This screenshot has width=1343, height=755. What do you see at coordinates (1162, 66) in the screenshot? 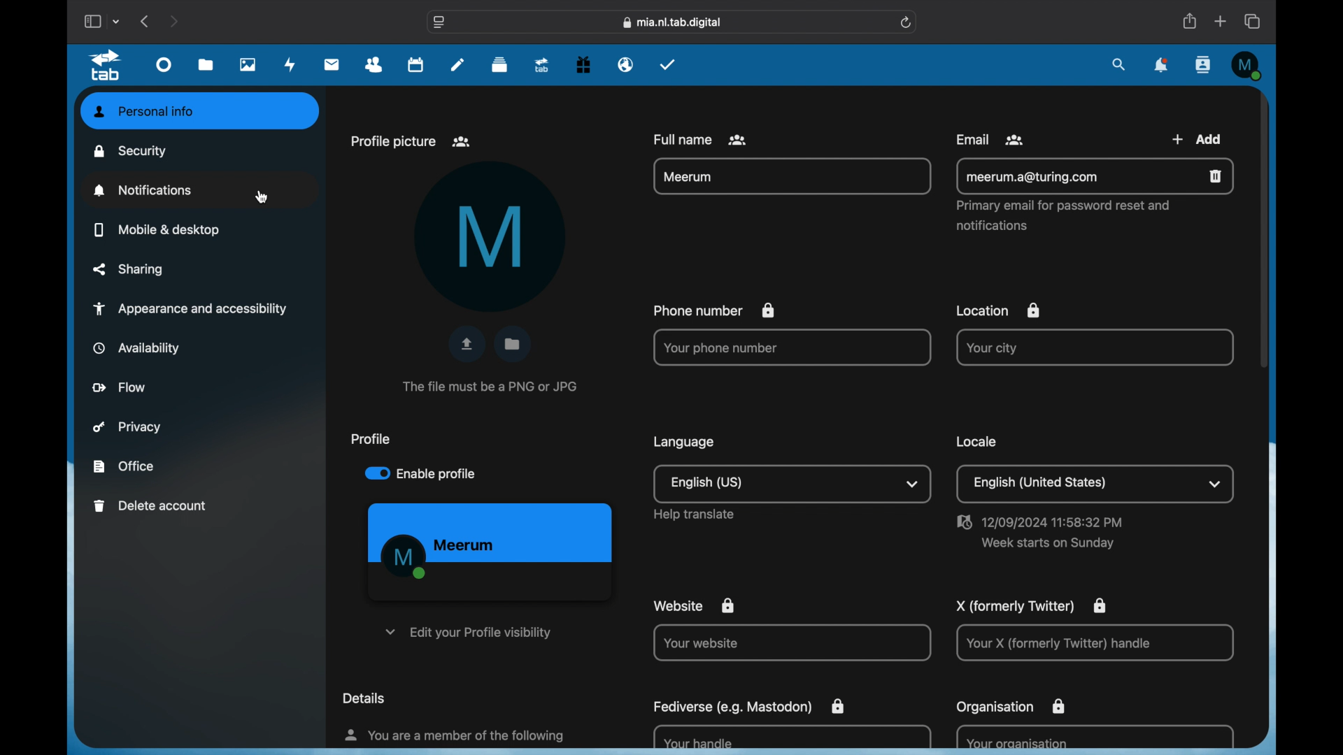
I see `notifications` at bounding box center [1162, 66].